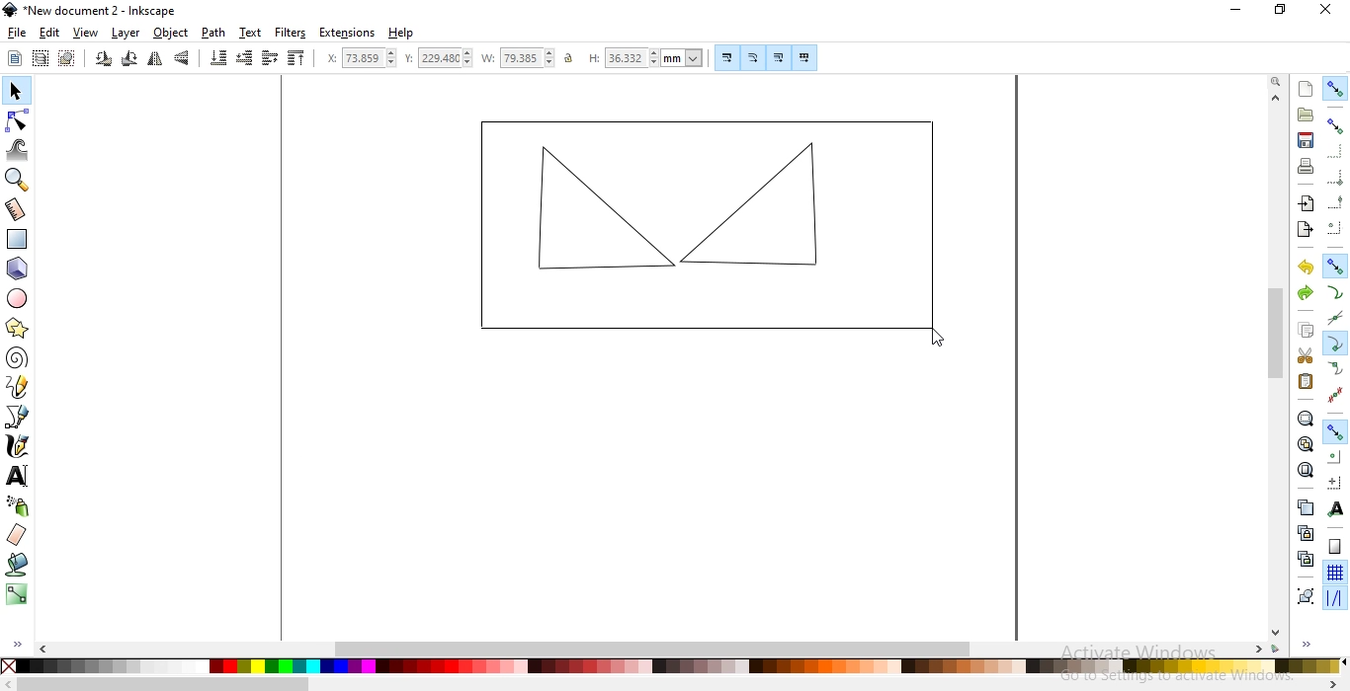 Image resolution: width=1350 pixels, height=691 pixels. Describe the element at coordinates (1334, 599) in the screenshot. I see `snap guide` at that location.